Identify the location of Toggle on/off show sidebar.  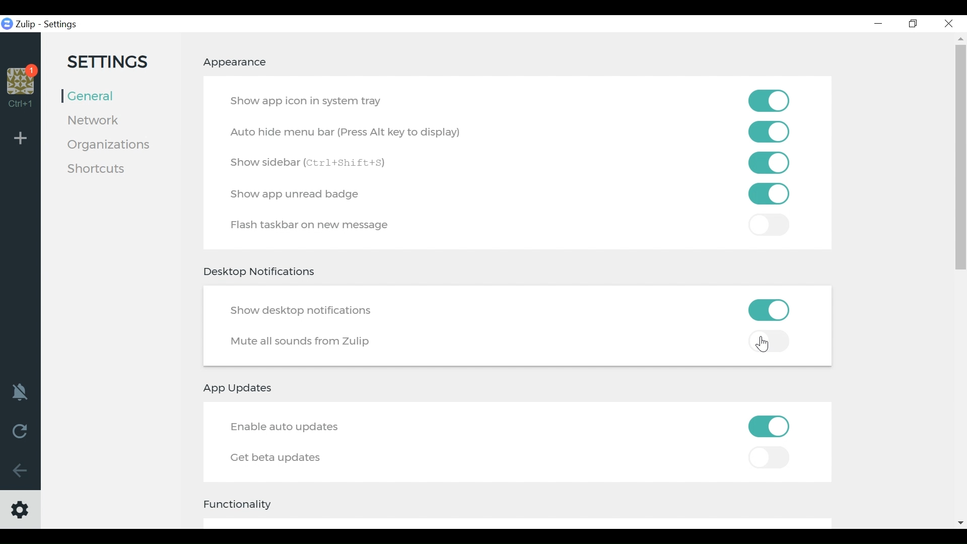
(769, 163).